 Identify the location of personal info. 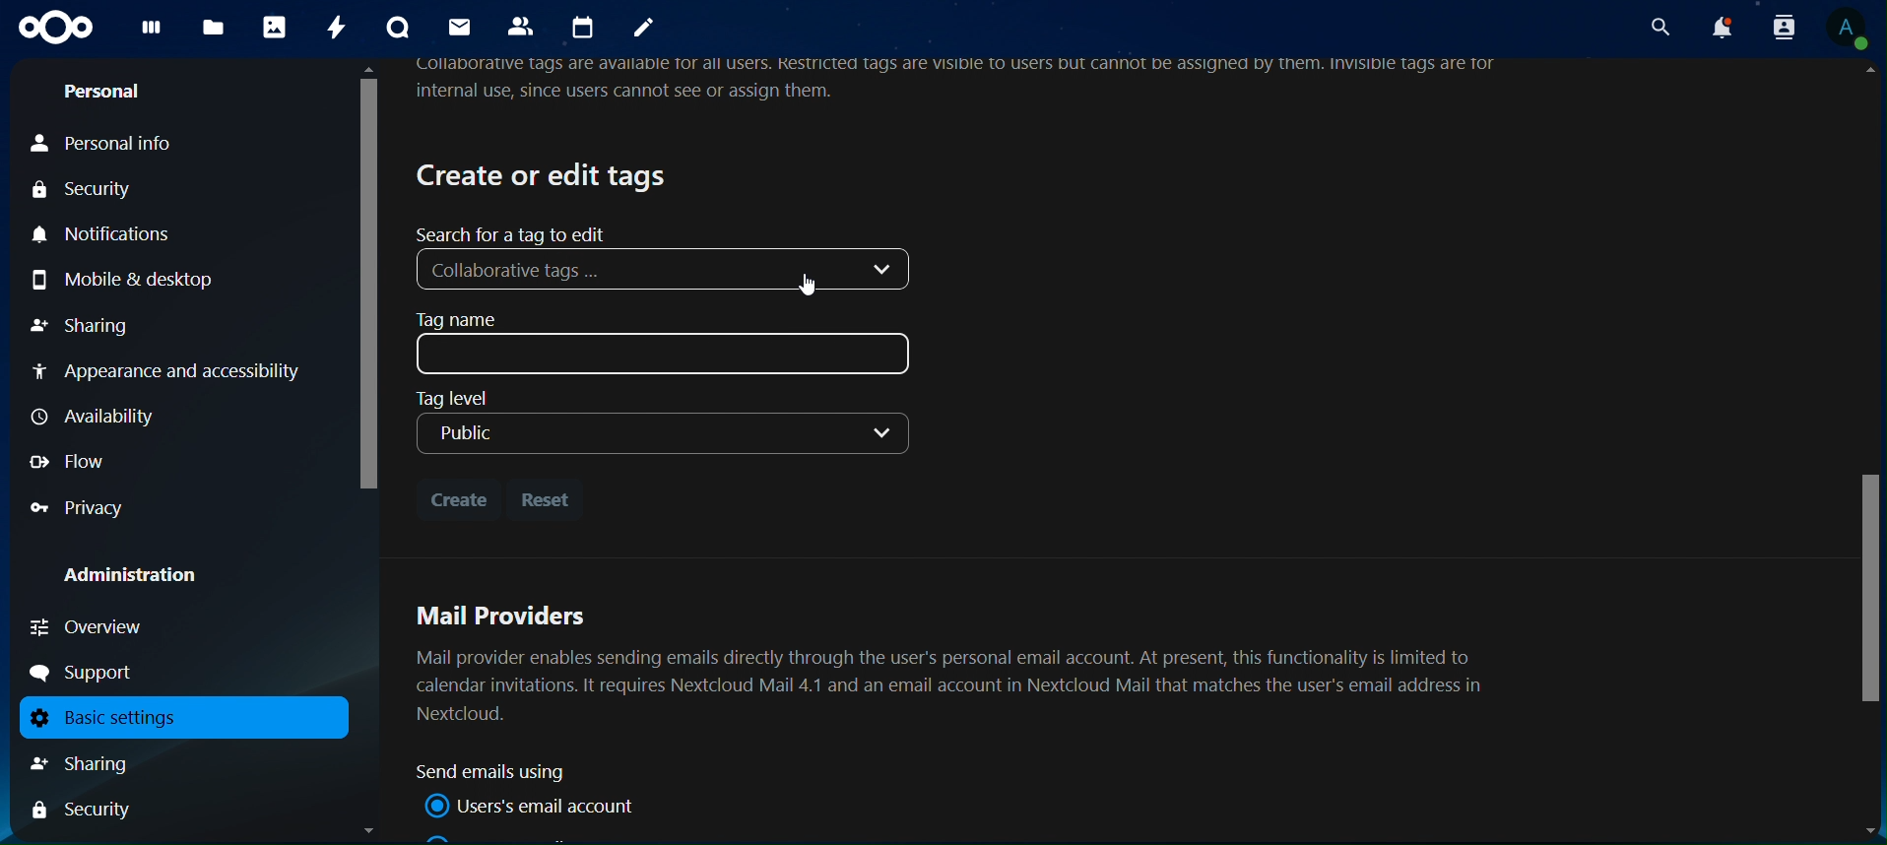
(129, 145).